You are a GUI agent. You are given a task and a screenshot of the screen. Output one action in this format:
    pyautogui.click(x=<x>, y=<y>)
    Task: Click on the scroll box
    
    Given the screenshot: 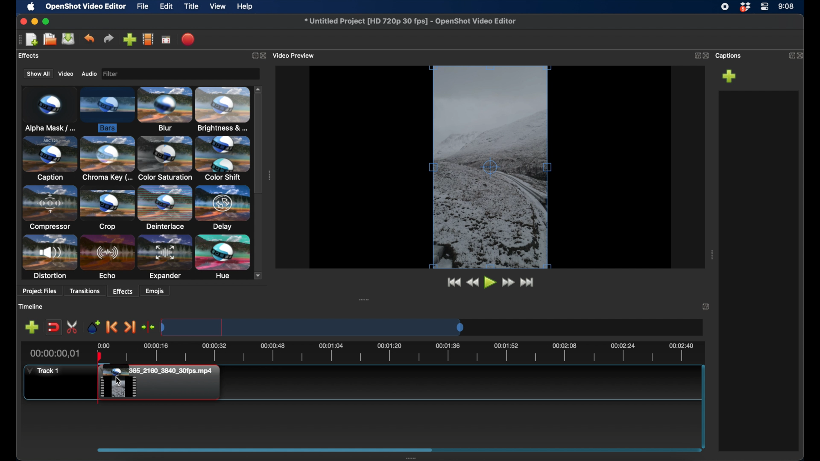 What is the action you would take?
    pyautogui.click(x=264, y=450)
    